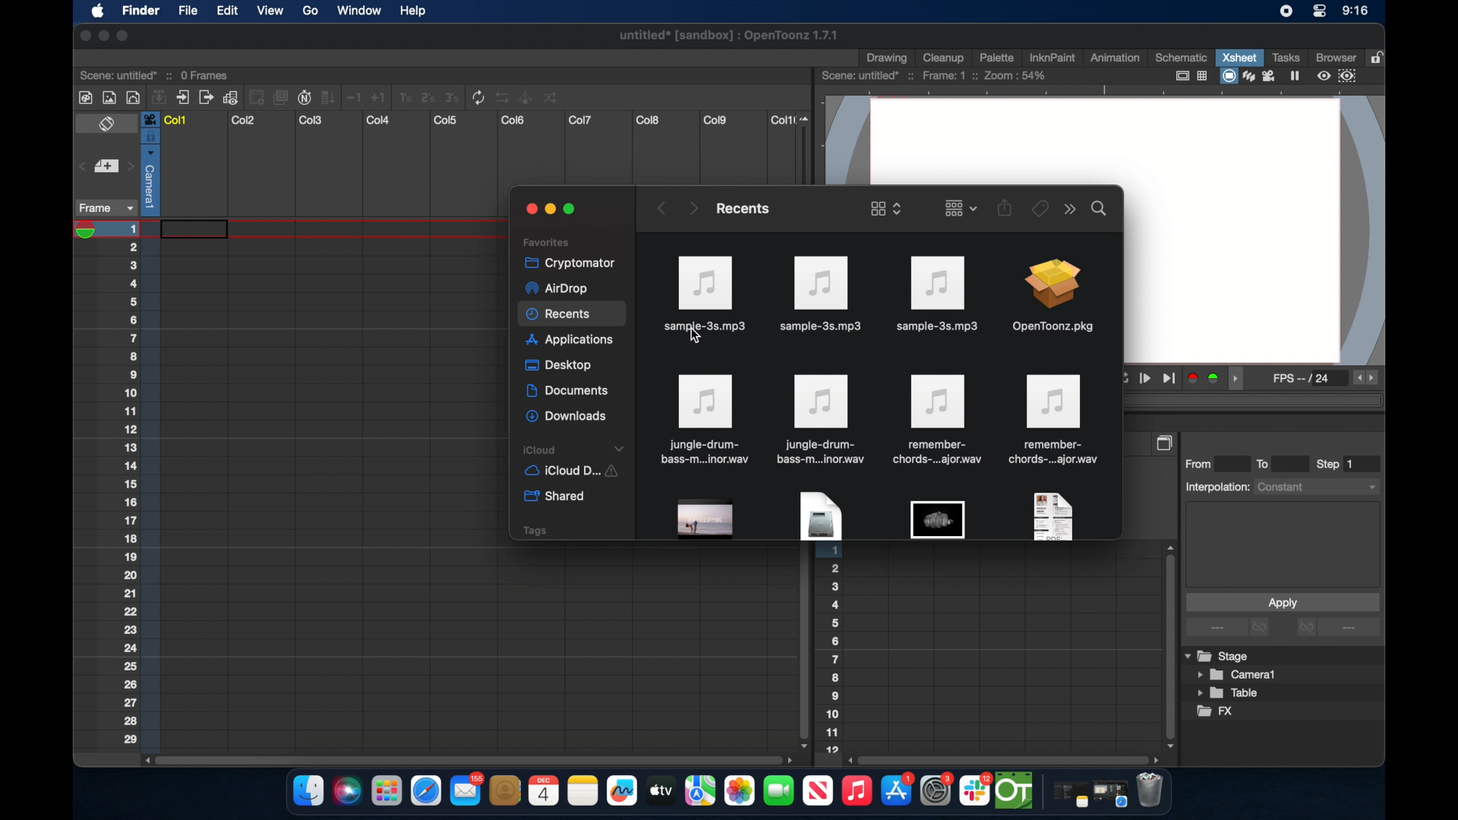 This screenshot has width=1458, height=820. Describe the element at coordinates (355, 11) in the screenshot. I see `window` at that location.